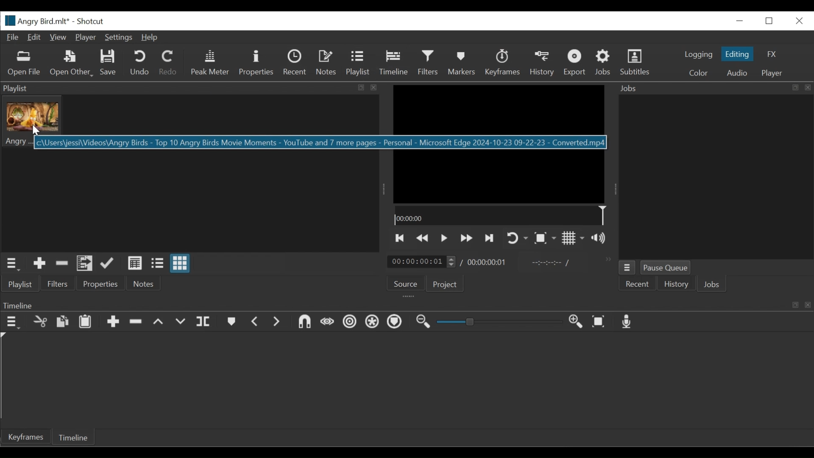 This screenshot has height=458, width=814. Describe the element at coordinates (14, 322) in the screenshot. I see `Timeline menu` at that location.